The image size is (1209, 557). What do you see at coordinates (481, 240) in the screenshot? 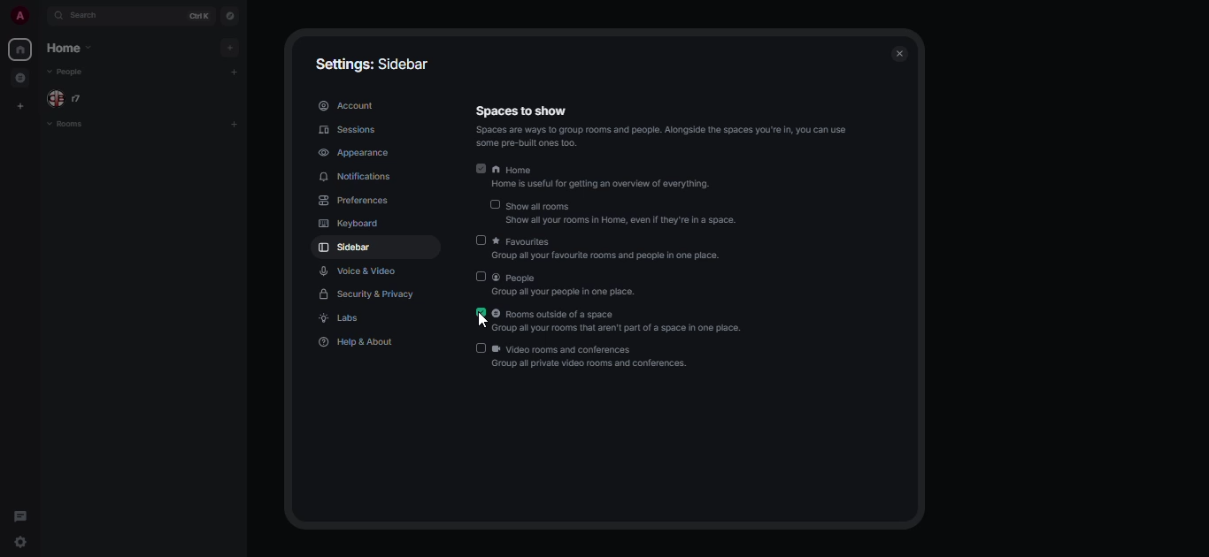
I see `disabled` at bounding box center [481, 240].